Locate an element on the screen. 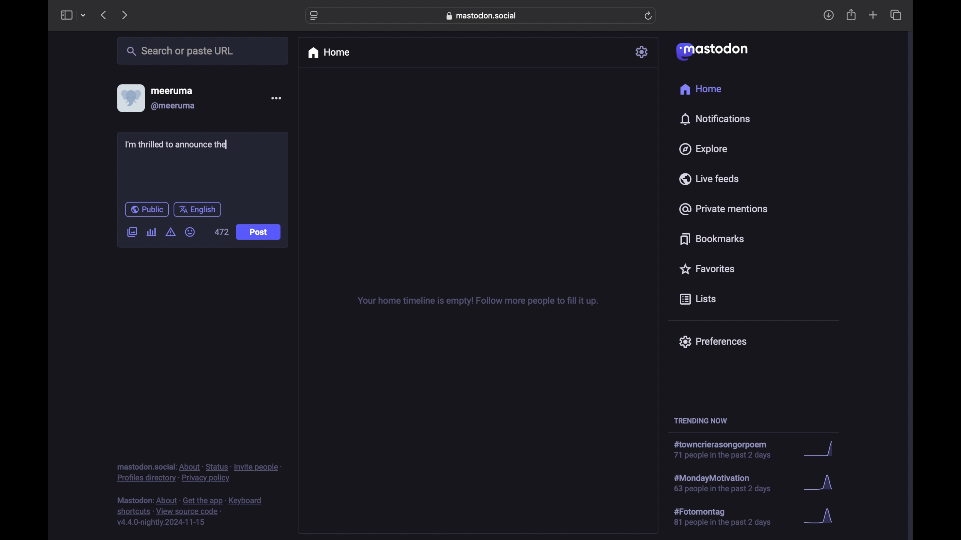 The image size is (961, 540). @meeruma is located at coordinates (174, 106).